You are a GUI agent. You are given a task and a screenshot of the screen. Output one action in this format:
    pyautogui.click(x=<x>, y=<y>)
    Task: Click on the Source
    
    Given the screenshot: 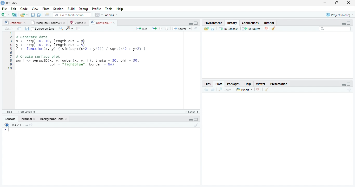 What is the action you would take?
    pyautogui.click(x=181, y=28)
    